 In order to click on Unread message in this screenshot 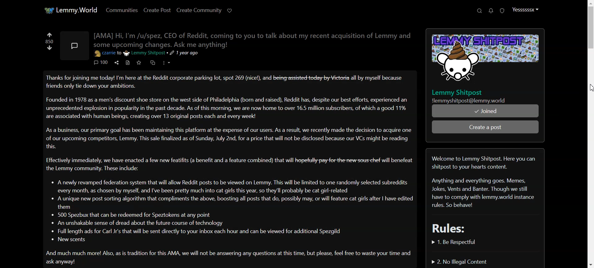, I will do `click(491, 11)`.